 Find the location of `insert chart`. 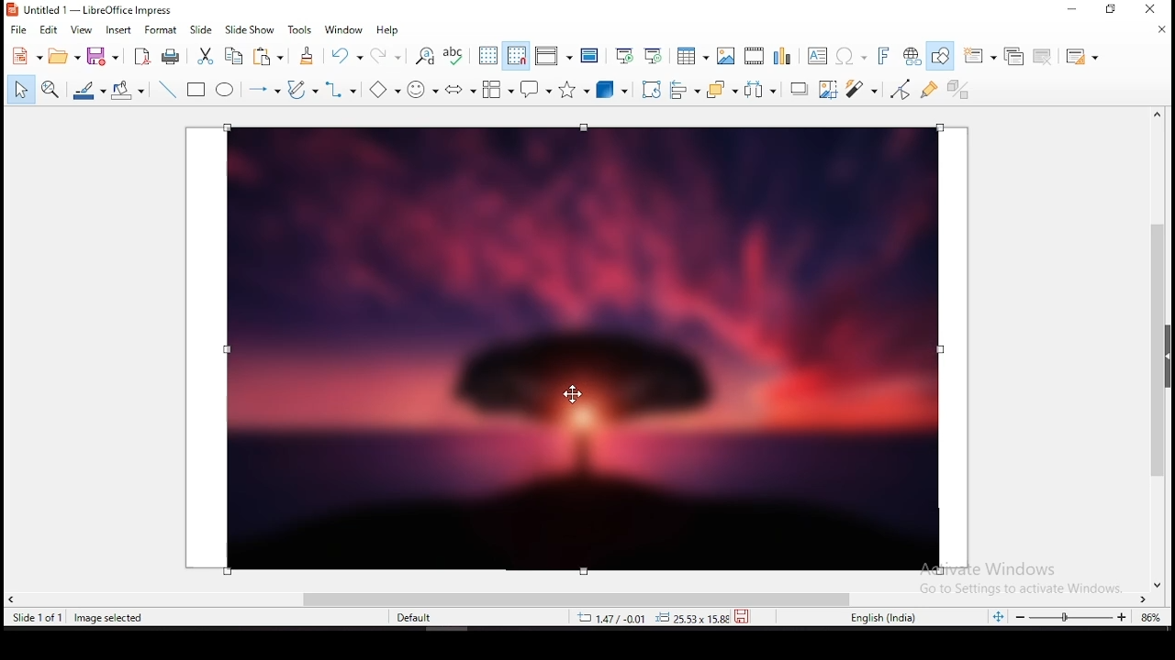

insert chart is located at coordinates (781, 57).